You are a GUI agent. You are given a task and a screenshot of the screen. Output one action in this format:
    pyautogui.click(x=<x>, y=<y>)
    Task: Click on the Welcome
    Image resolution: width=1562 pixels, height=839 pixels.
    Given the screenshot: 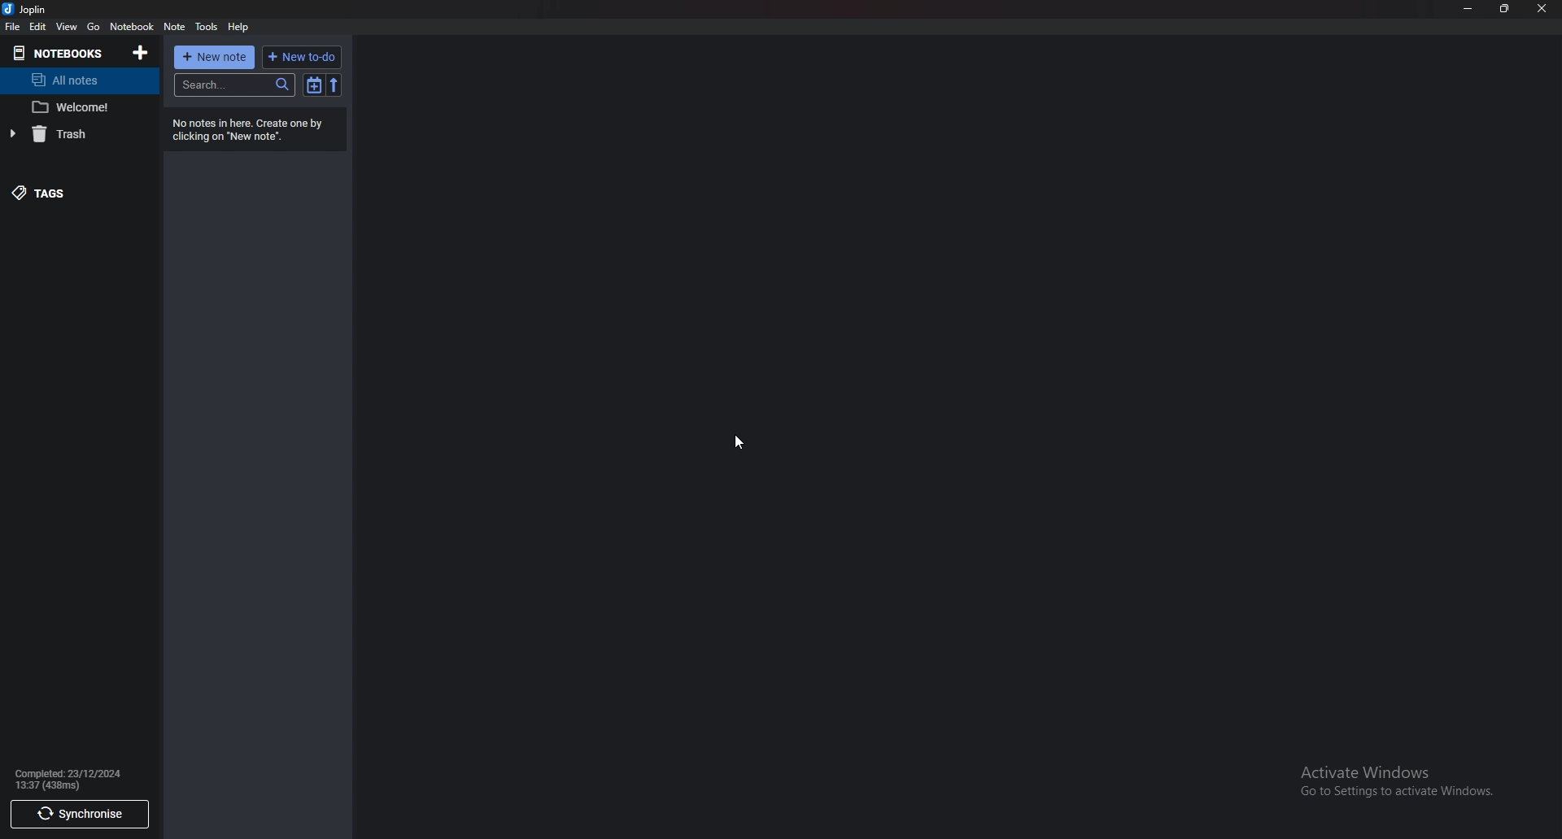 What is the action you would take?
    pyautogui.click(x=75, y=107)
    